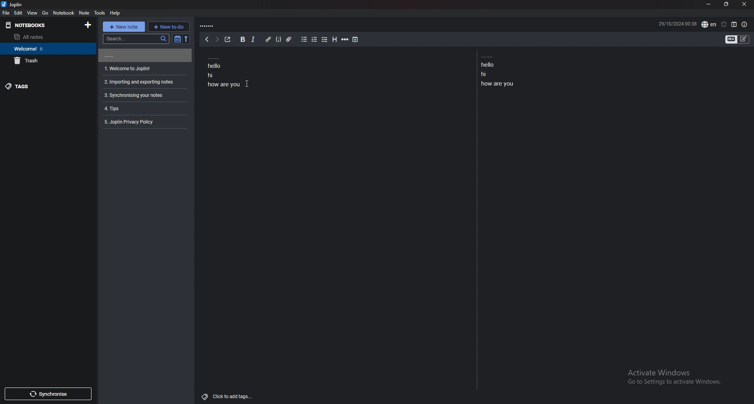  I want to click on bold, so click(242, 39).